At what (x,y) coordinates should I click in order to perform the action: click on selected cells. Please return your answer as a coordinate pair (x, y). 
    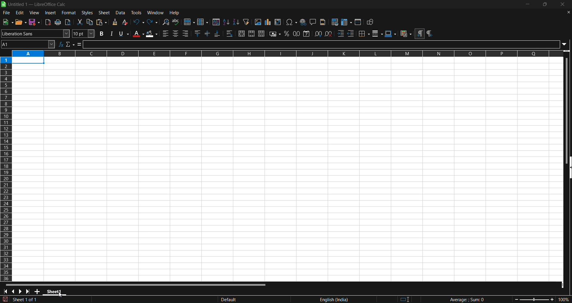
    Looking at the image, I should click on (28, 61).